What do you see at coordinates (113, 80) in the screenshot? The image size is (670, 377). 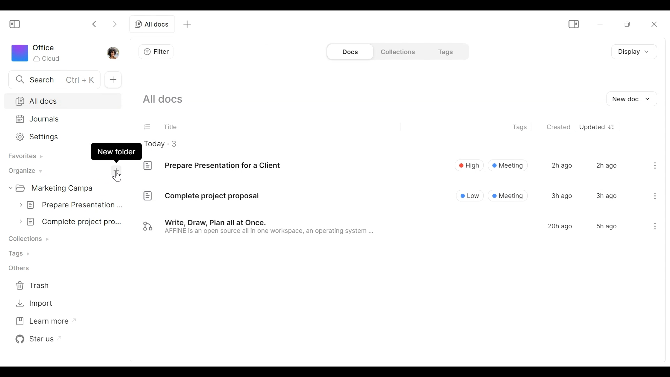 I see `New Tab` at bounding box center [113, 80].